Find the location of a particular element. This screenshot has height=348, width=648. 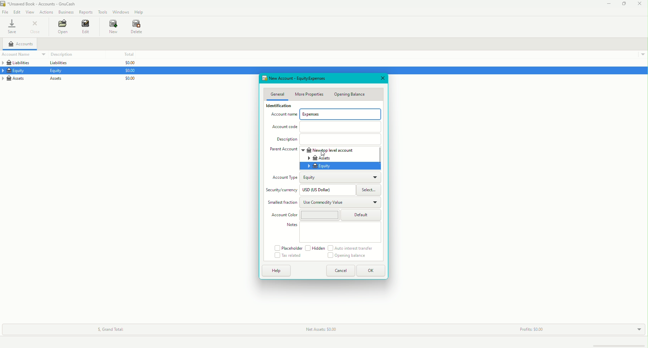

unsaved book is located at coordinates (41, 4).